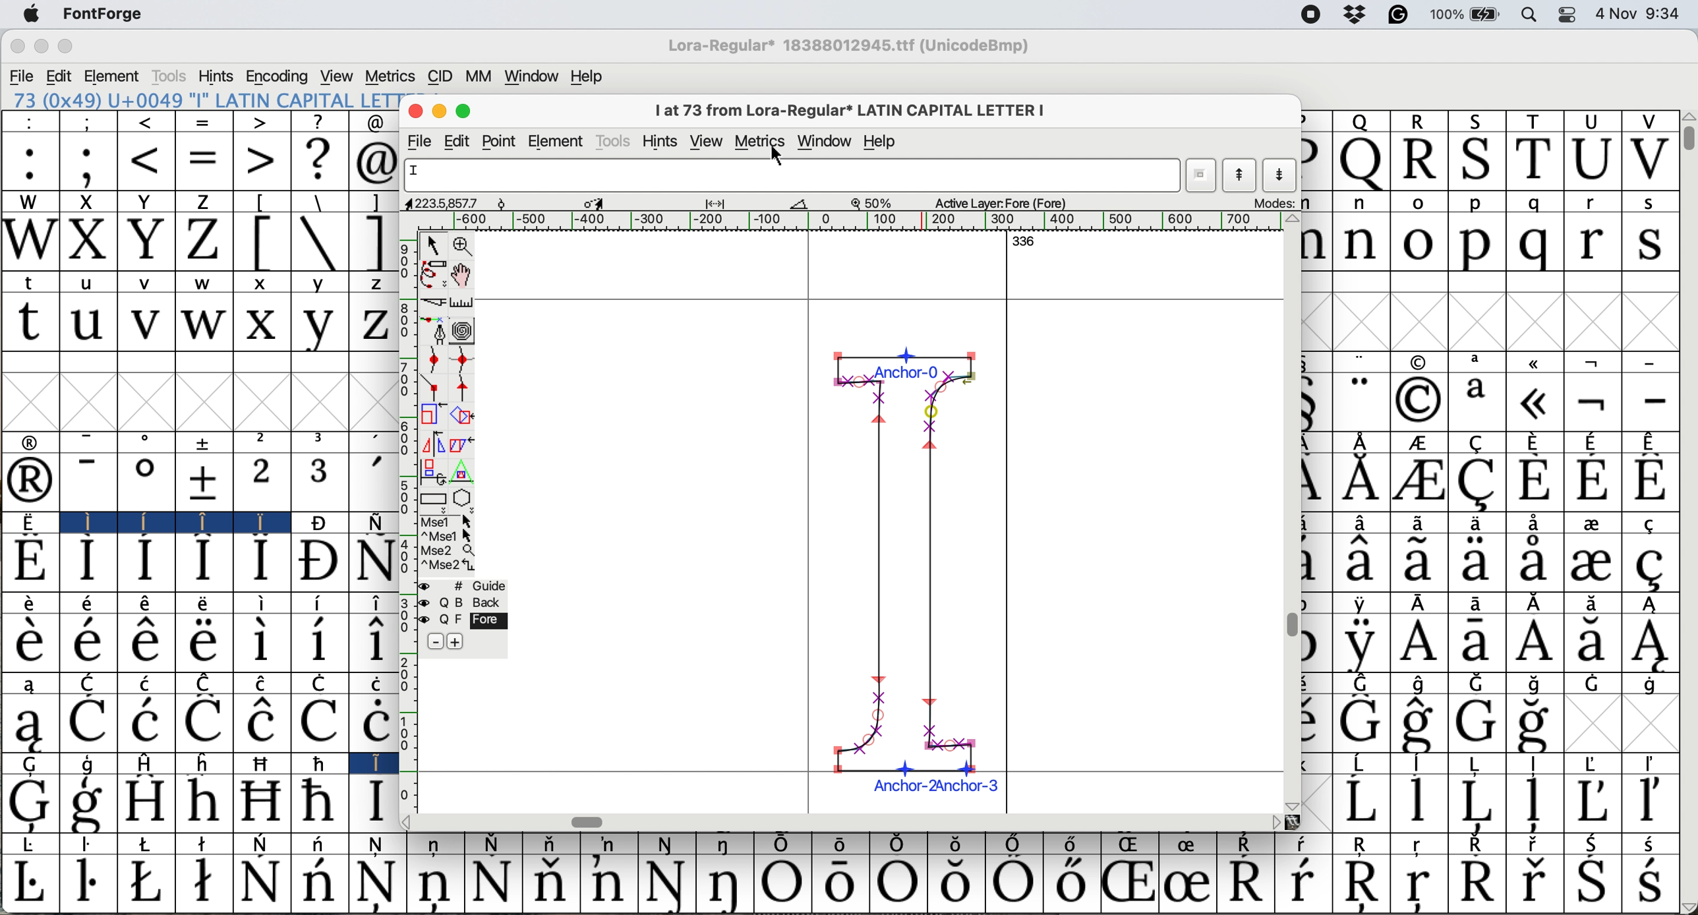 This screenshot has height=915, width=1698. What do you see at coordinates (710, 139) in the screenshot?
I see `view` at bounding box center [710, 139].